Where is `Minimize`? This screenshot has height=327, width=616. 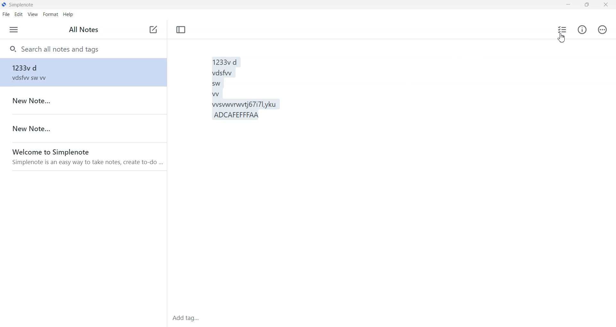
Minimize is located at coordinates (568, 5).